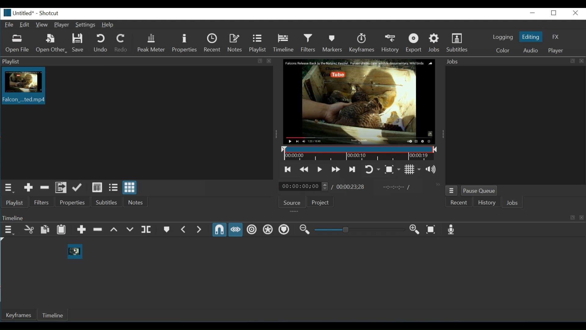 This screenshot has width=586, height=330. I want to click on Skip to the next point, so click(351, 169).